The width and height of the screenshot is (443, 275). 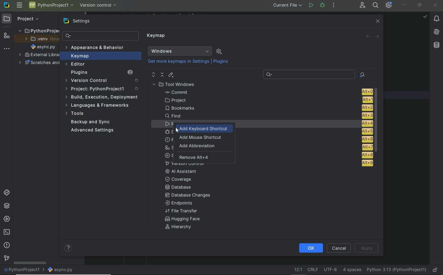 I want to click on no problems, so click(x=425, y=16).